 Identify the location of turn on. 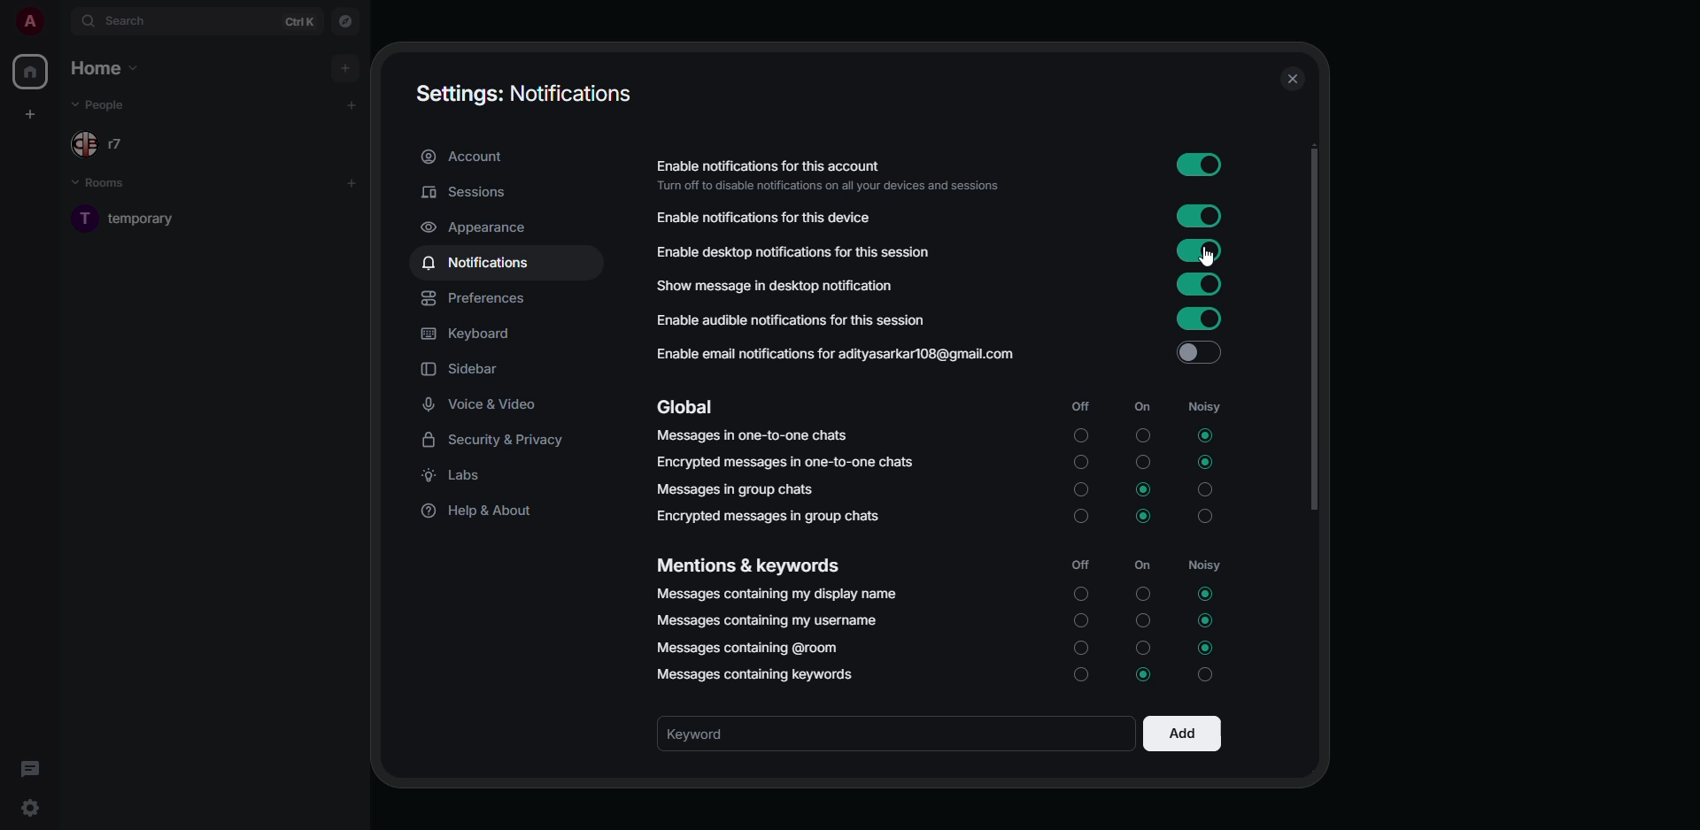
(1079, 652).